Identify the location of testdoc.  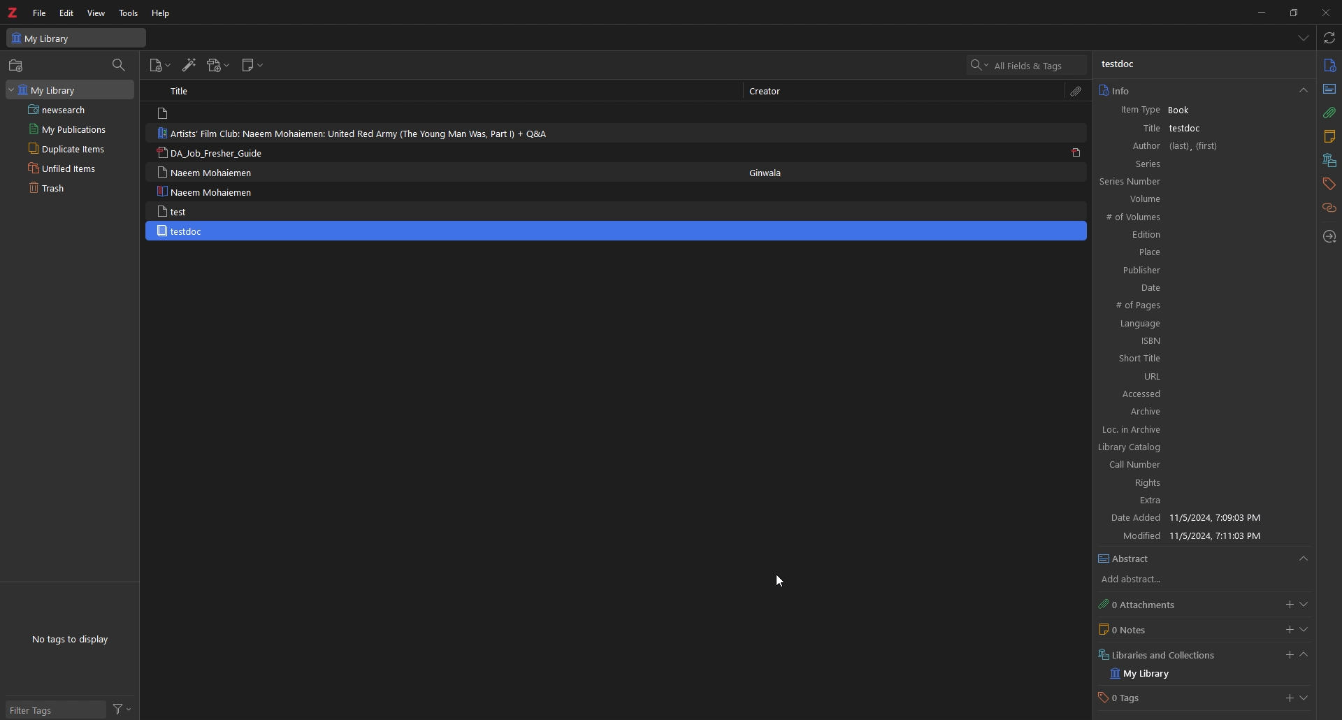
(182, 231).